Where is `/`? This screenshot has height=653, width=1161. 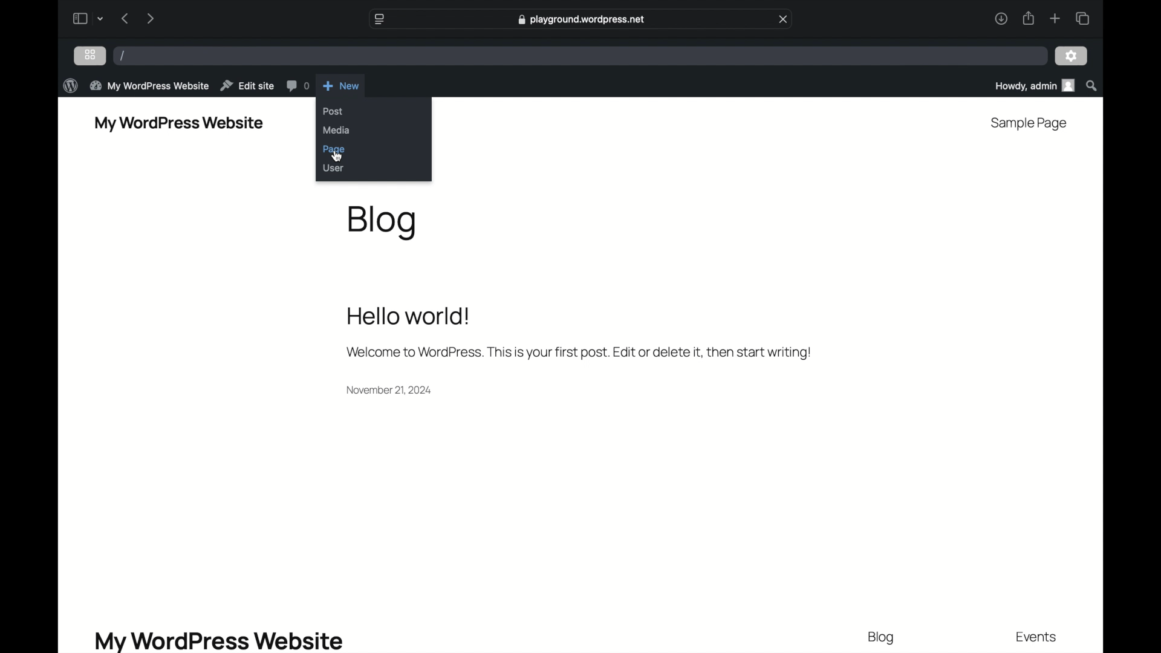 / is located at coordinates (123, 56).